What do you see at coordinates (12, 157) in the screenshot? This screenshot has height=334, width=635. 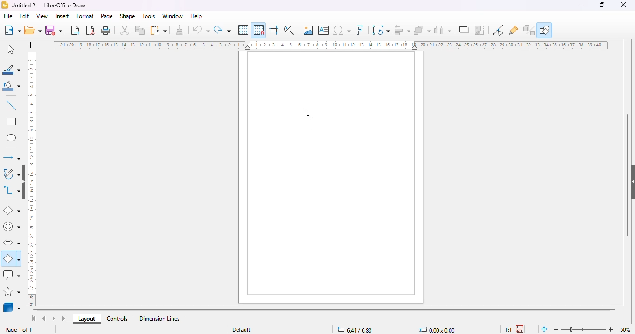 I see `lines and arrows` at bounding box center [12, 157].